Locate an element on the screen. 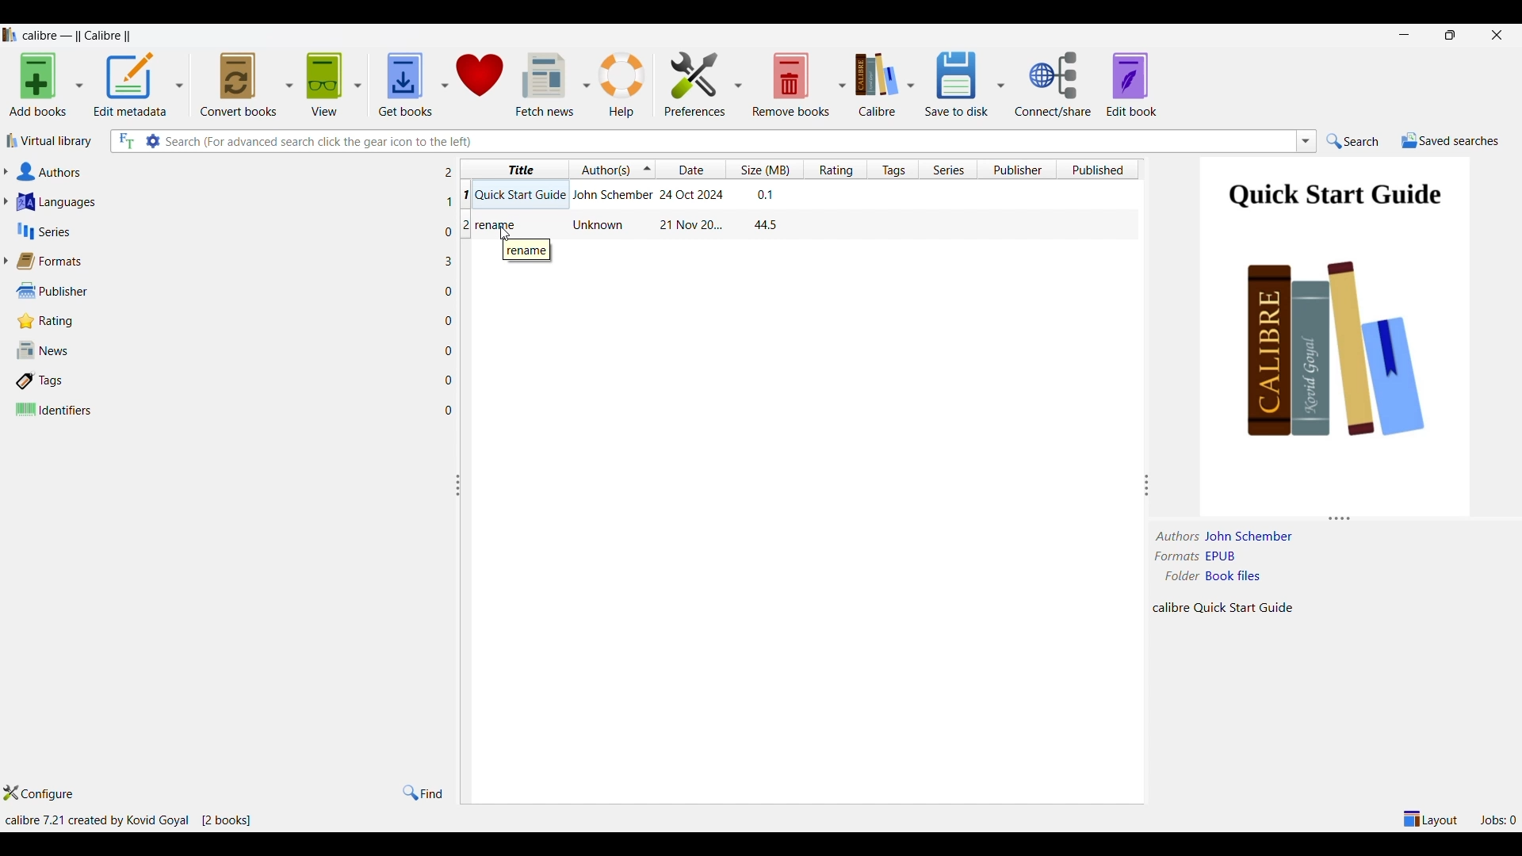  formats is located at coordinates (1178, 556).